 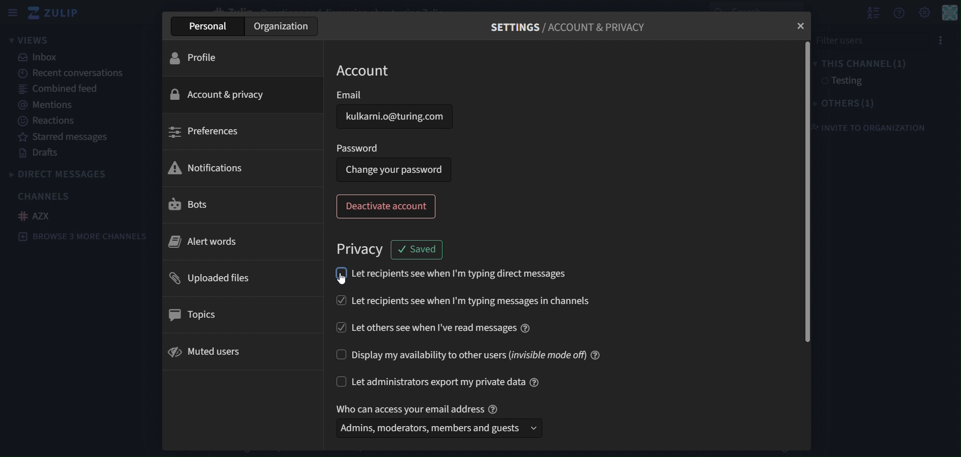 What do you see at coordinates (793, 26) in the screenshot?
I see `close` at bounding box center [793, 26].